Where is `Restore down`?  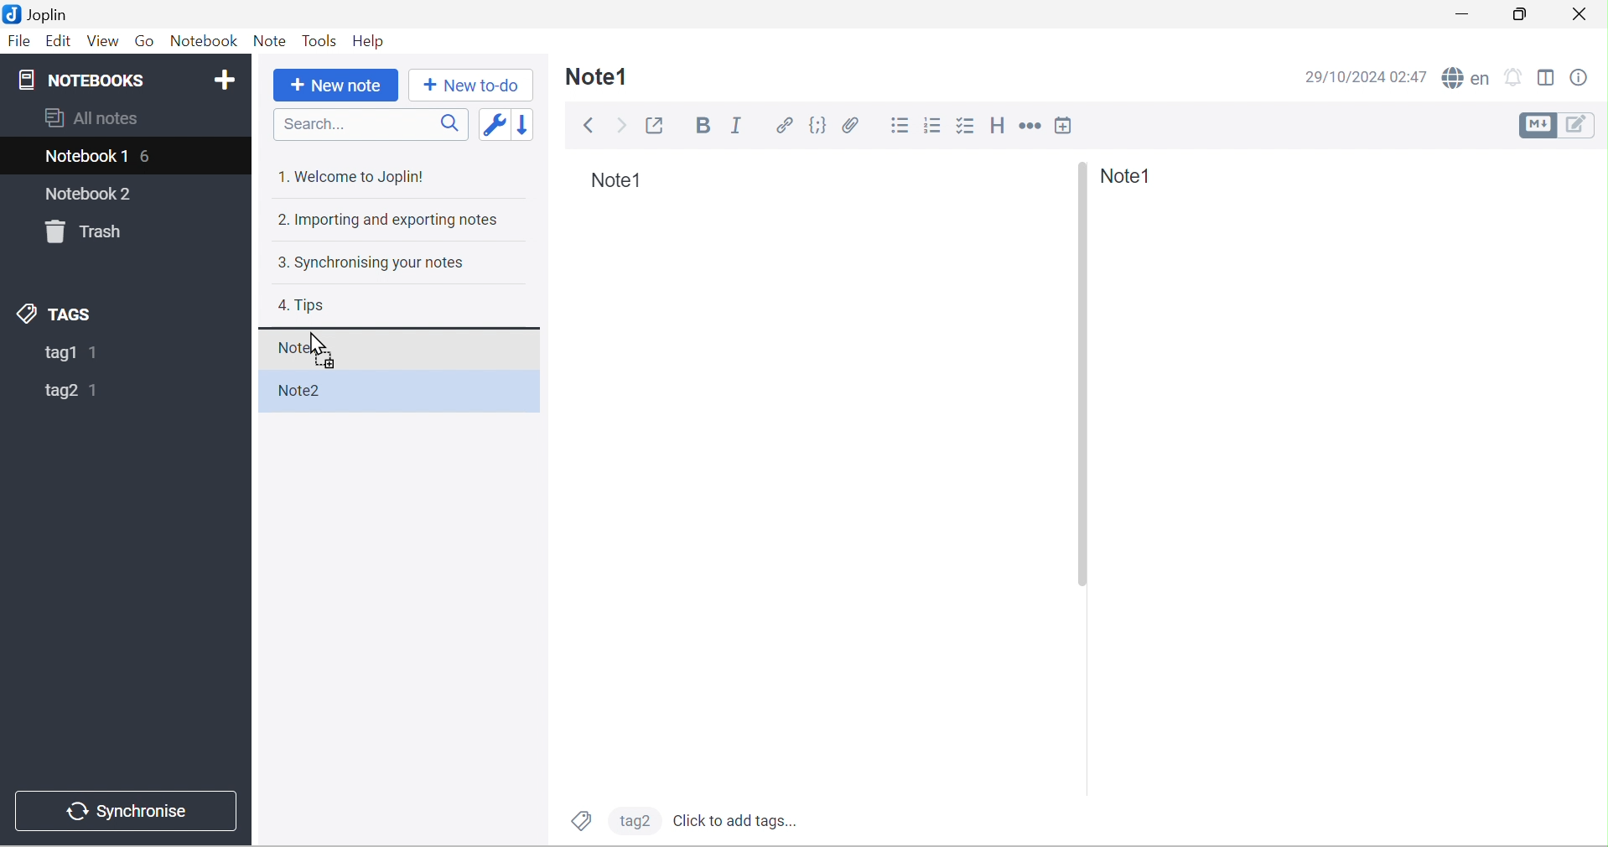
Restore down is located at coordinates (1520, 16).